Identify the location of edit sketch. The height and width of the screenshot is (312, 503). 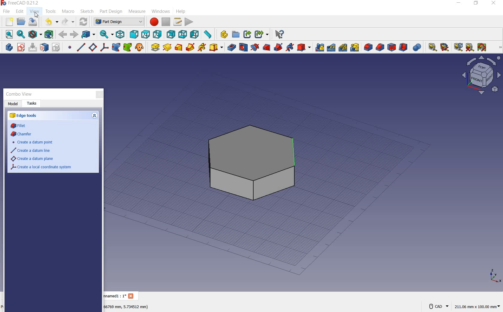
(33, 47).